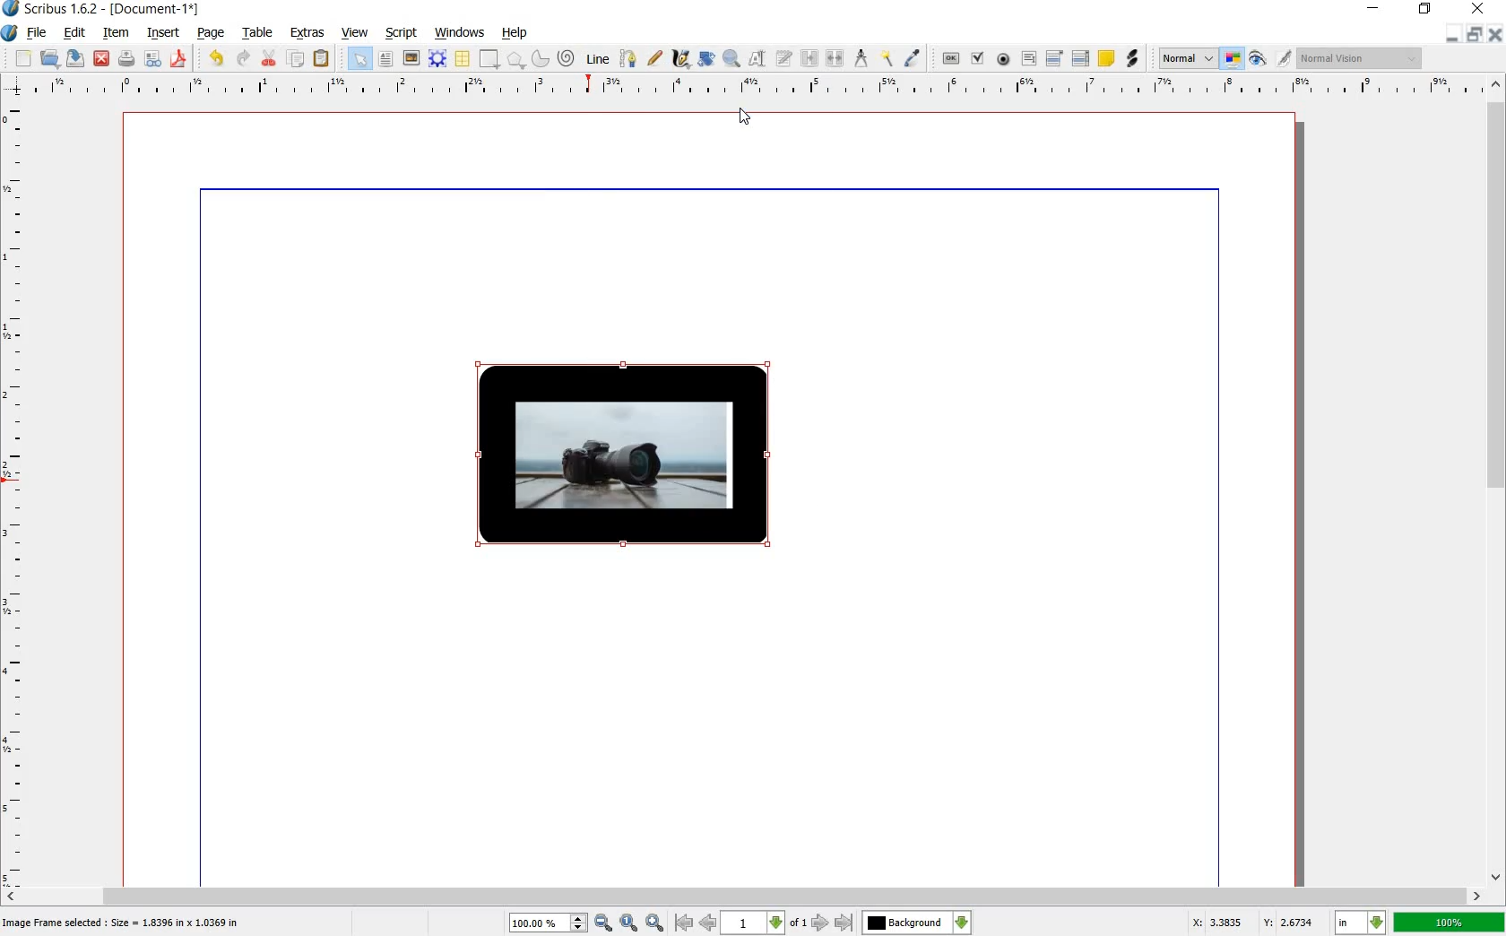 This screenshot has width=1506, height=936. Describe the element at coordinates (487, 59) in the screenshot. I see `shape` at that location.